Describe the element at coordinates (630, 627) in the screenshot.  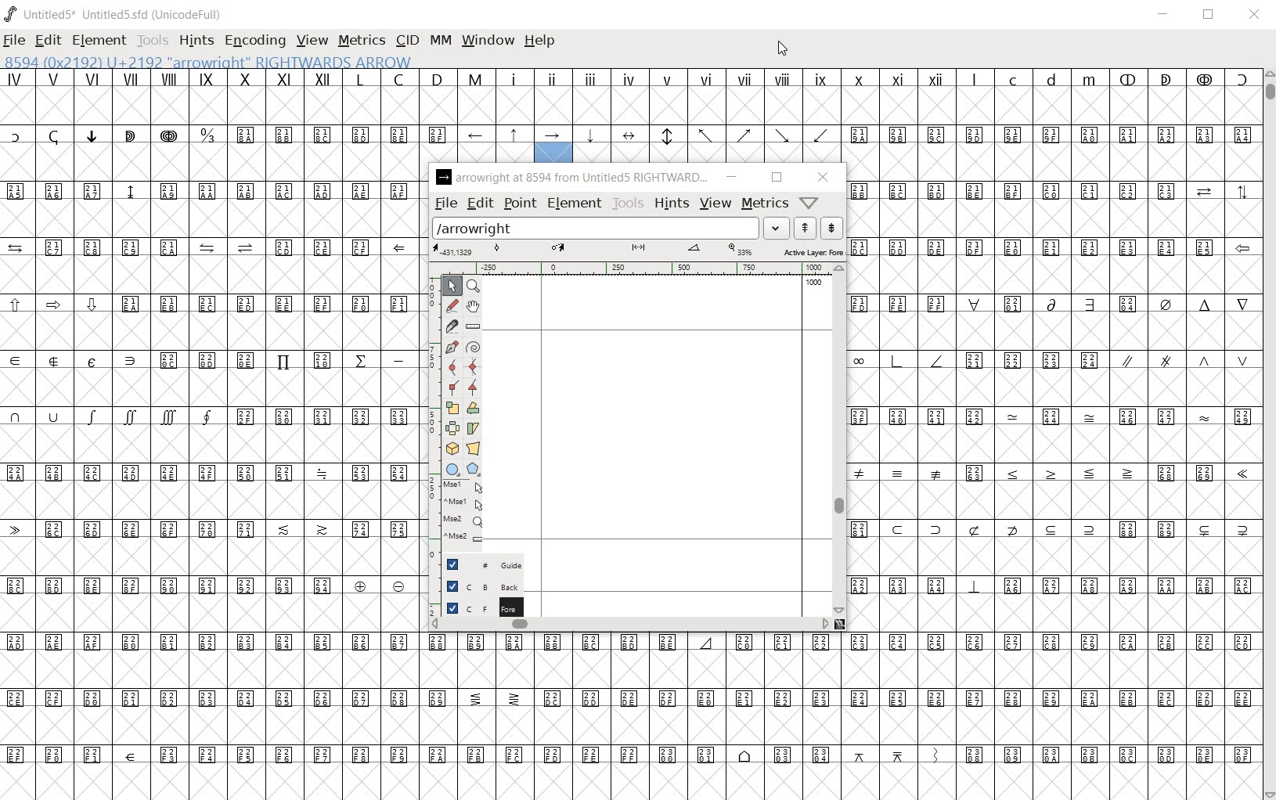
I see `scrollbar` at that location.